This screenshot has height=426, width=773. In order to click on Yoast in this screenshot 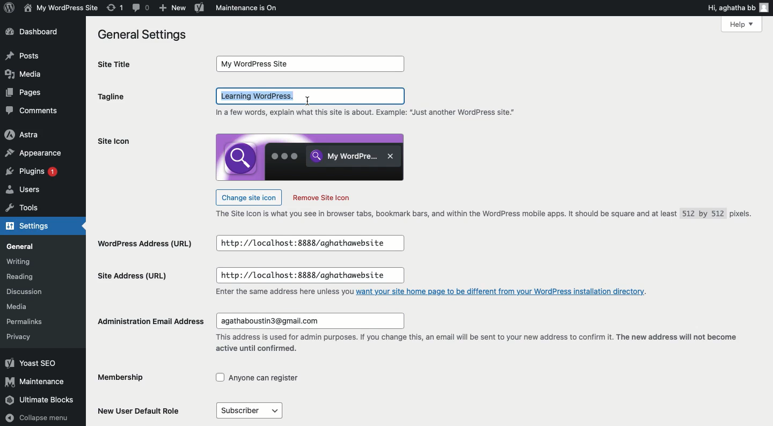, I will do `click(200, 7)`.